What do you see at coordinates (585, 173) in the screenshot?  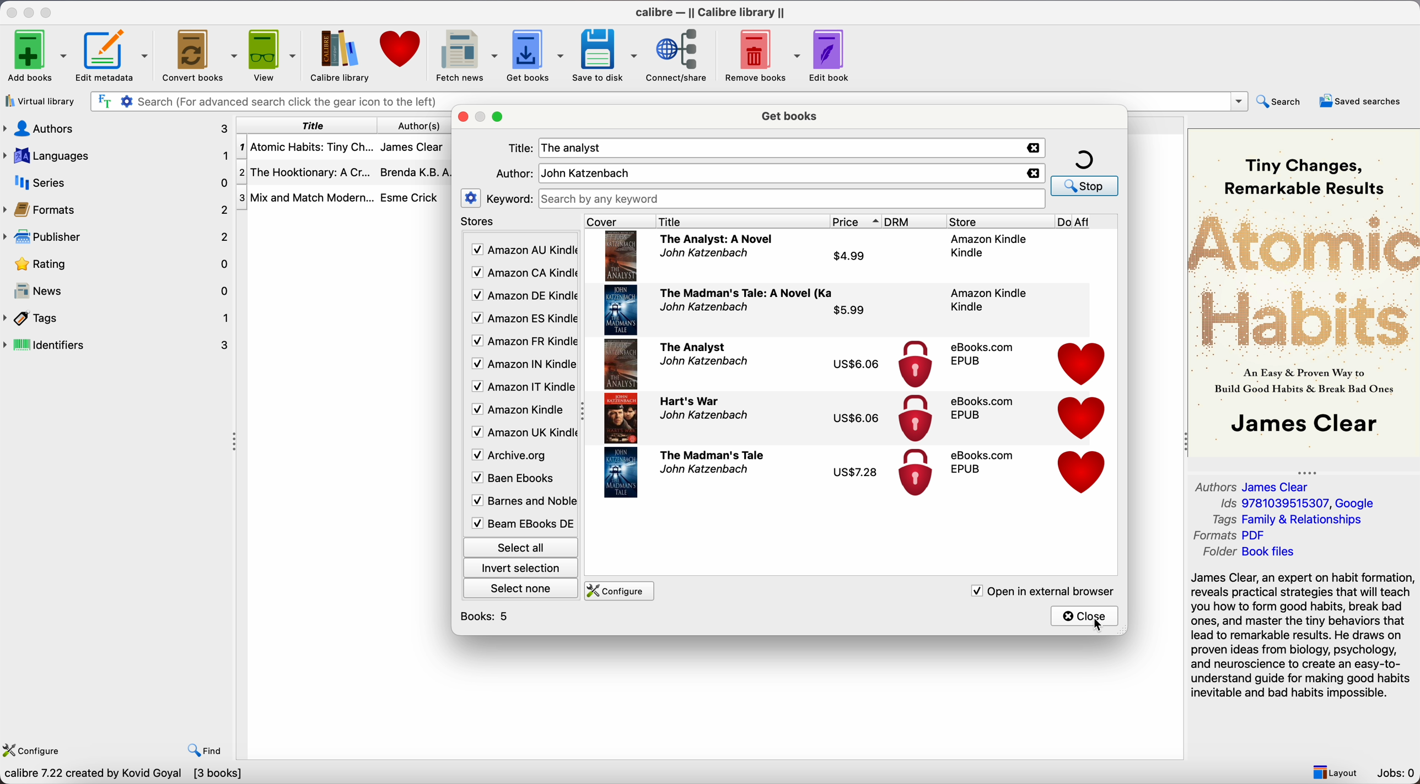 I see `John Katzenbach` at bounding box center [585, 173].